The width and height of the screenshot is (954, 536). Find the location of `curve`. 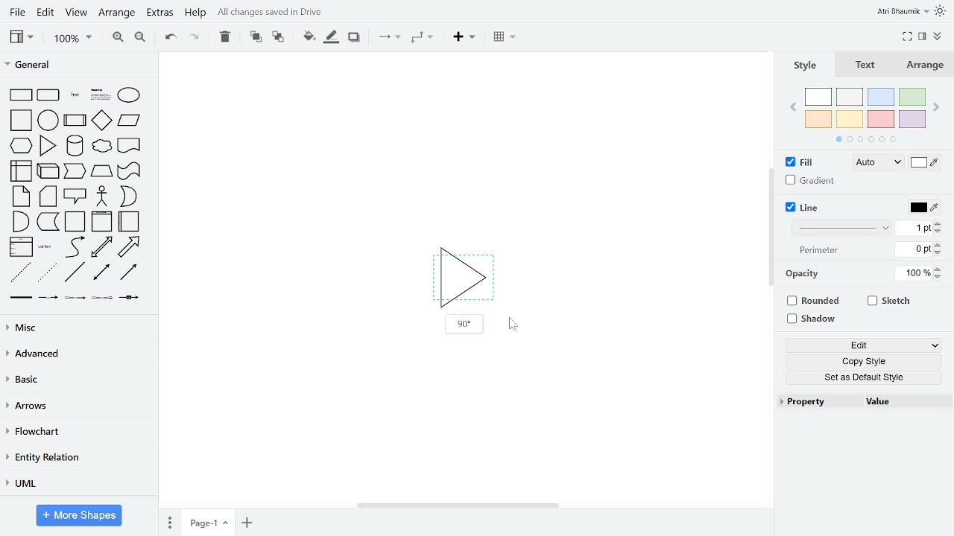

curve is located at coordinates (73, 247).